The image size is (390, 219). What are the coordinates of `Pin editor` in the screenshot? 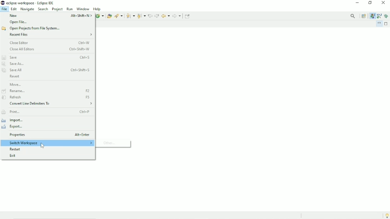 It's located at (188, 16).